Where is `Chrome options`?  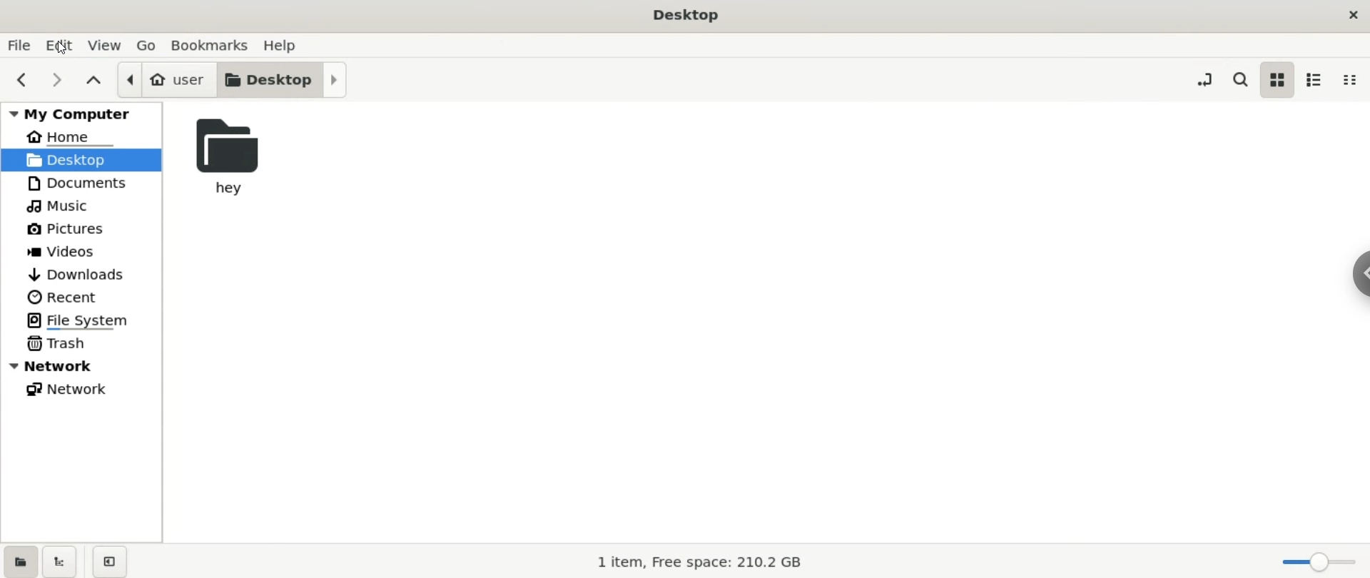
Chrome options is located at coordinates (1361, 273).